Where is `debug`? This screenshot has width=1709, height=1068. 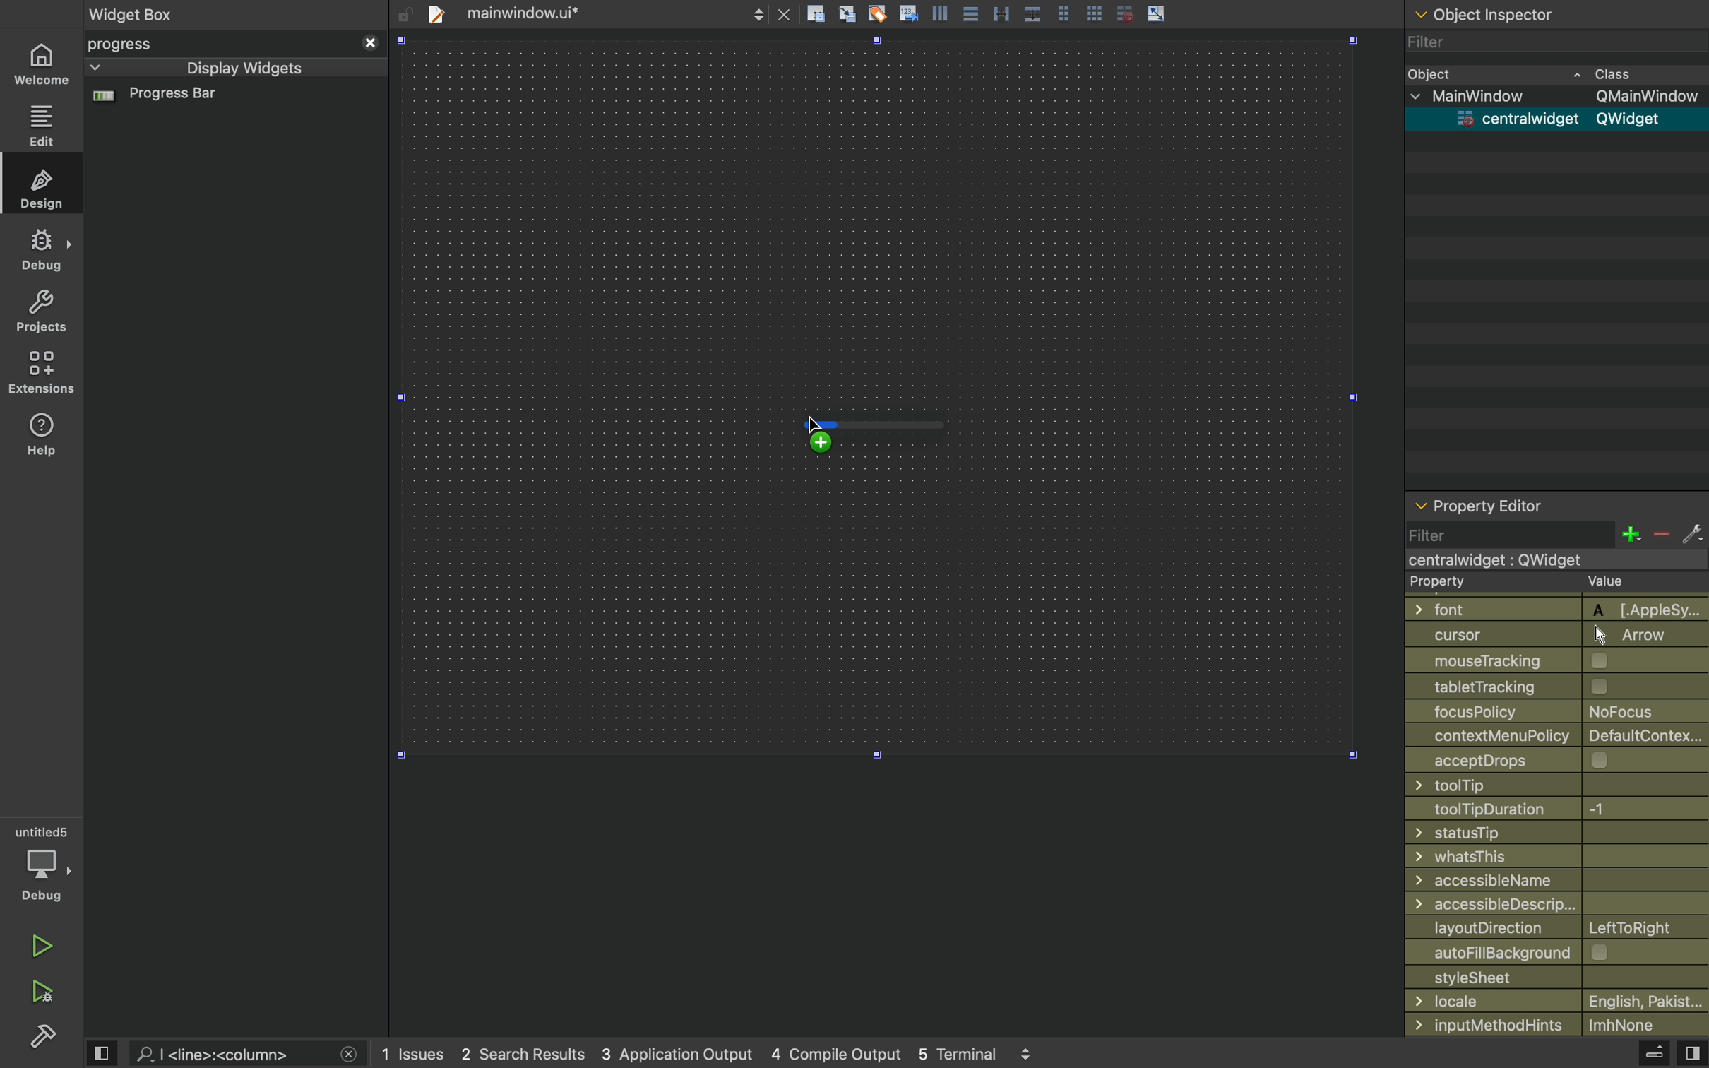
debug is located at coordinates (43, 249).